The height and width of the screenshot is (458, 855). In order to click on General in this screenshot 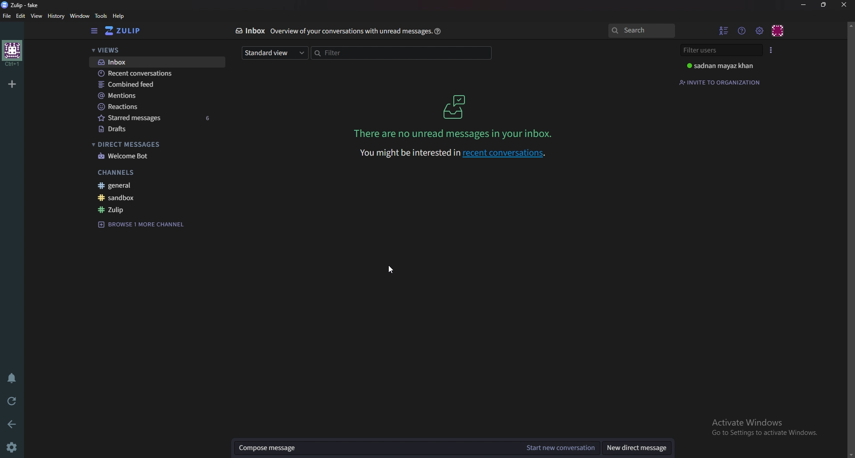, I will do `click(143, 185)`.